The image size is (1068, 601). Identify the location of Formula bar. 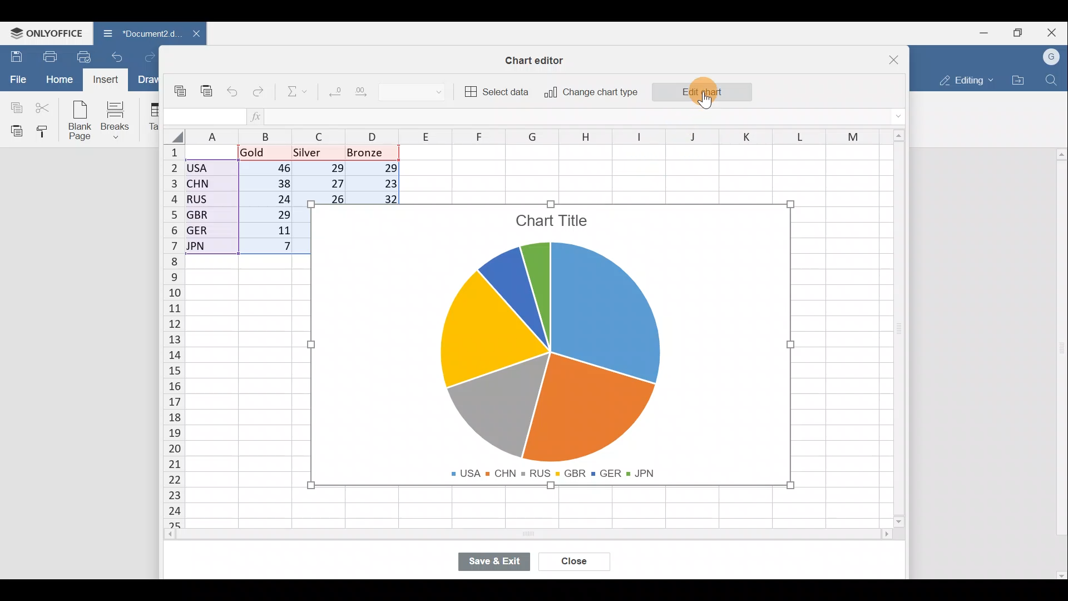
(590, 116).